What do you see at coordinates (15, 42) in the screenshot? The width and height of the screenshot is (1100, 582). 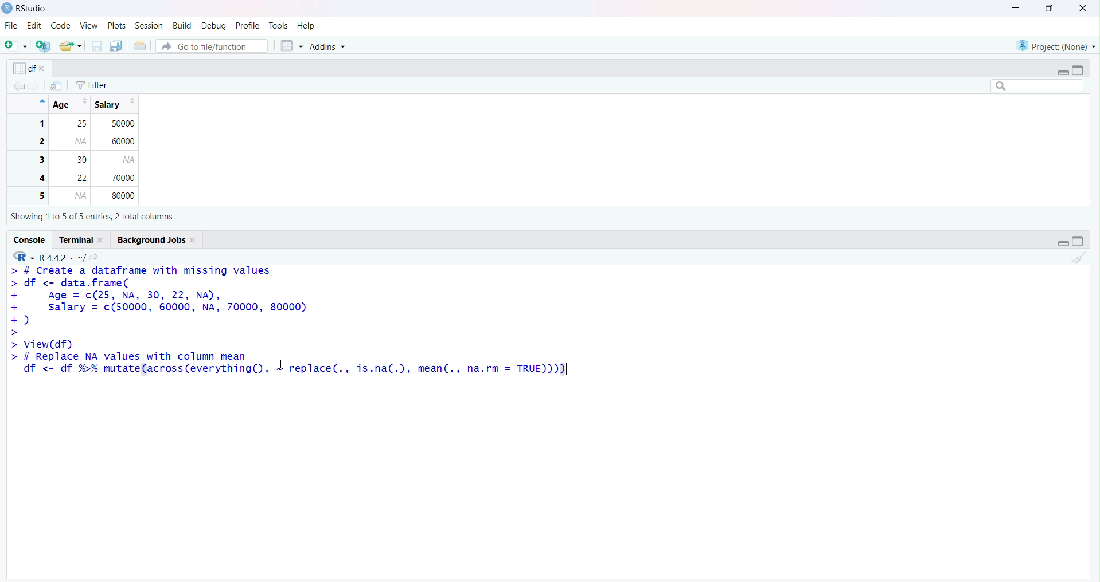 I see `New File` at bounding box center [15, 42].